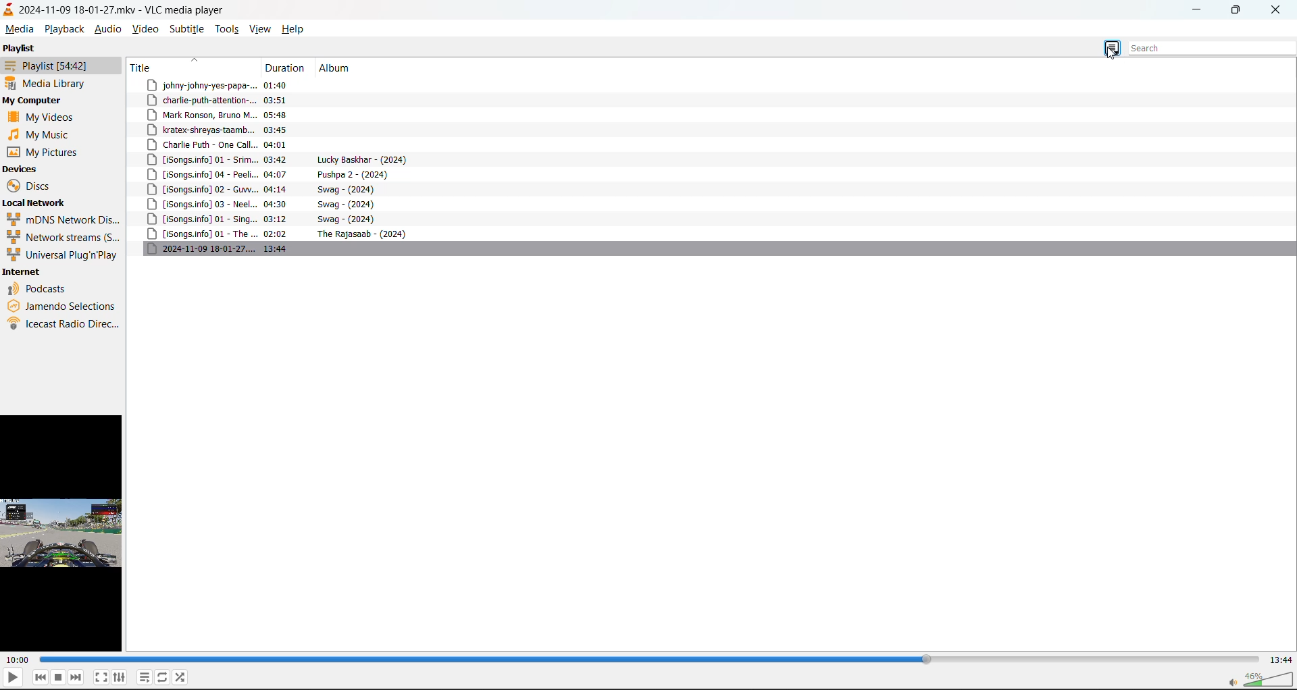 This screenshot has width=1297, height=690. What do you see at coordinates (18, 660) in the screenshot?
I see `current track time` at bounding box center [18, 660].